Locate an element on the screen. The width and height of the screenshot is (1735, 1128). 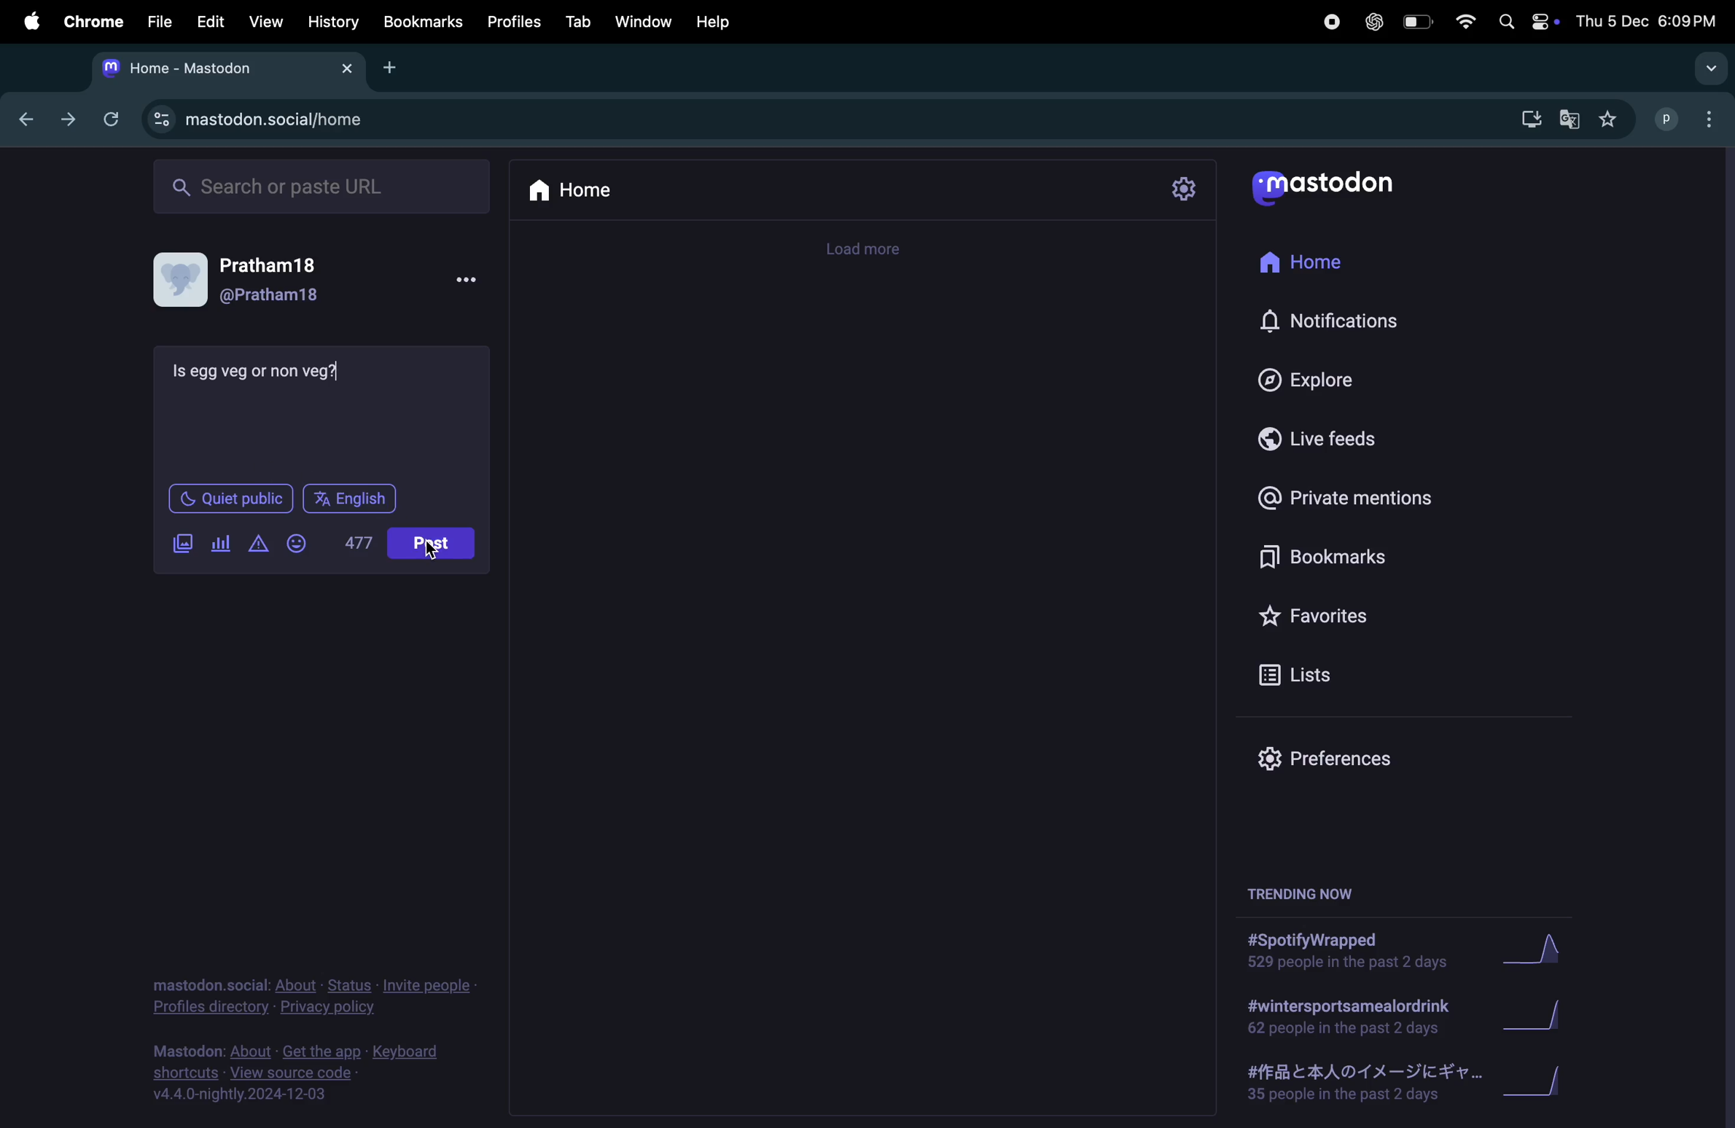
Bookmarks is located at coordinates (422, 21).